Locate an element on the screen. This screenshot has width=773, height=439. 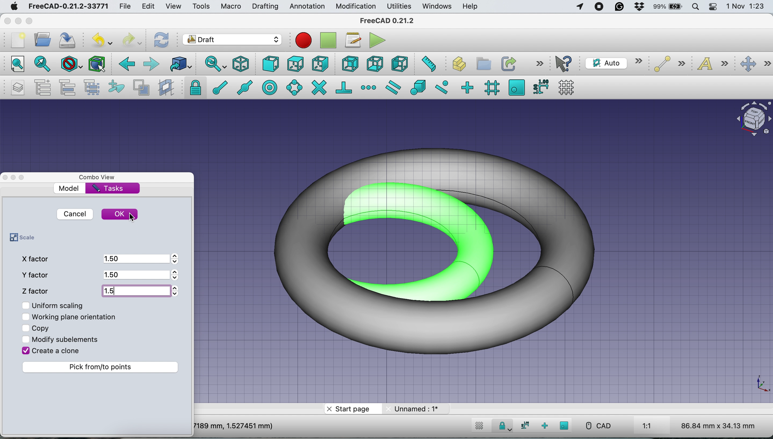
refresh is located at coordinates (162, 40).